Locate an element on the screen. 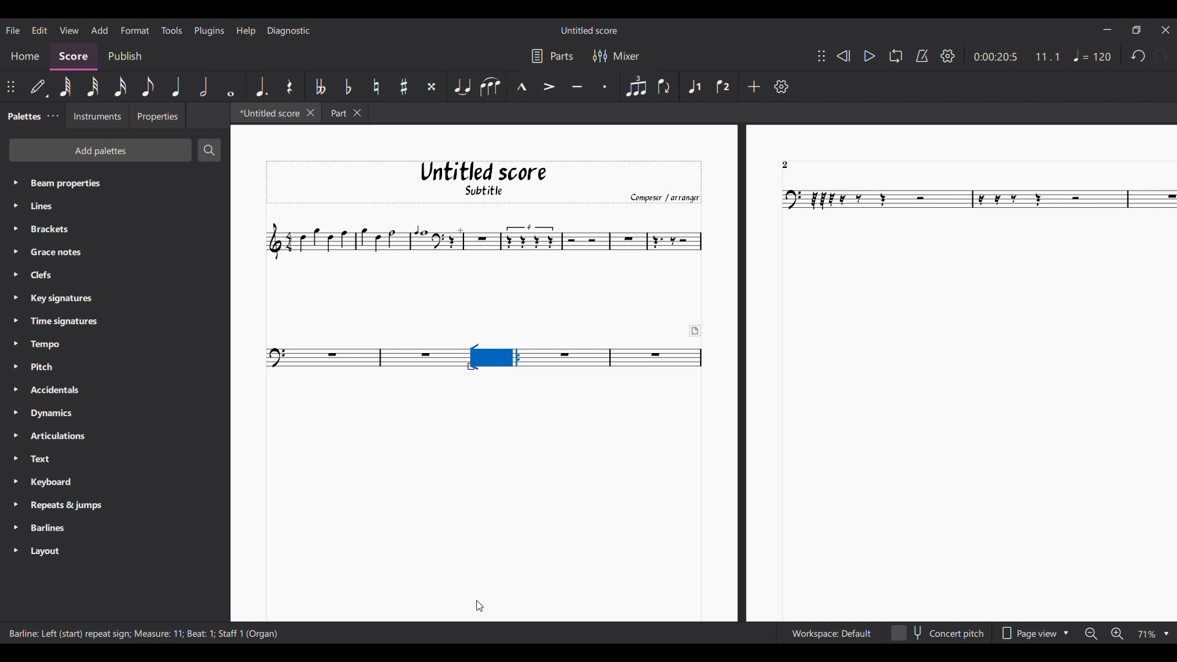 The image size is (1177, 662). Accent is located at coordinates (550, 86).